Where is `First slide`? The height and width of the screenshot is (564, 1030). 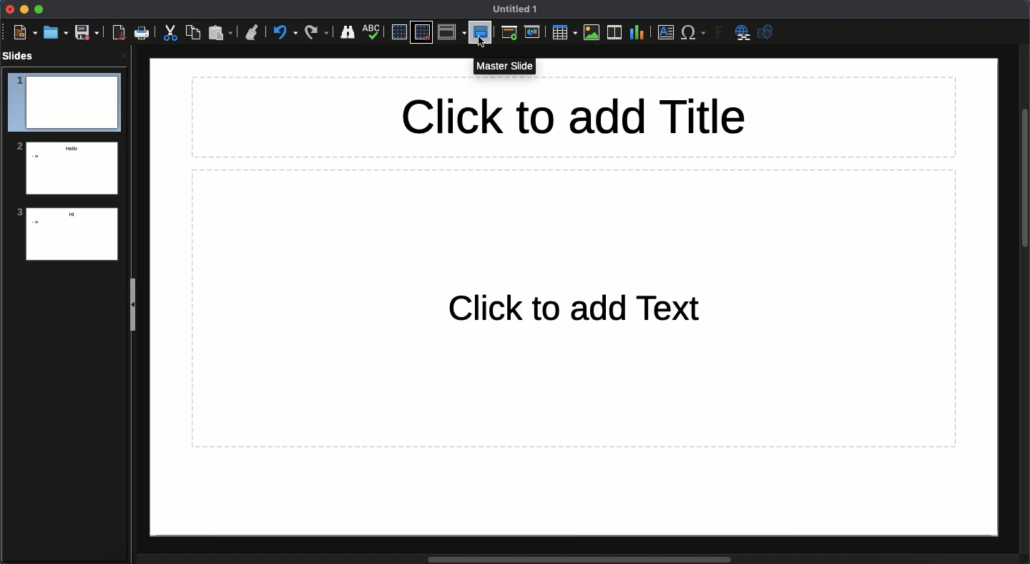 First slide is located at coordinates (511, 33).